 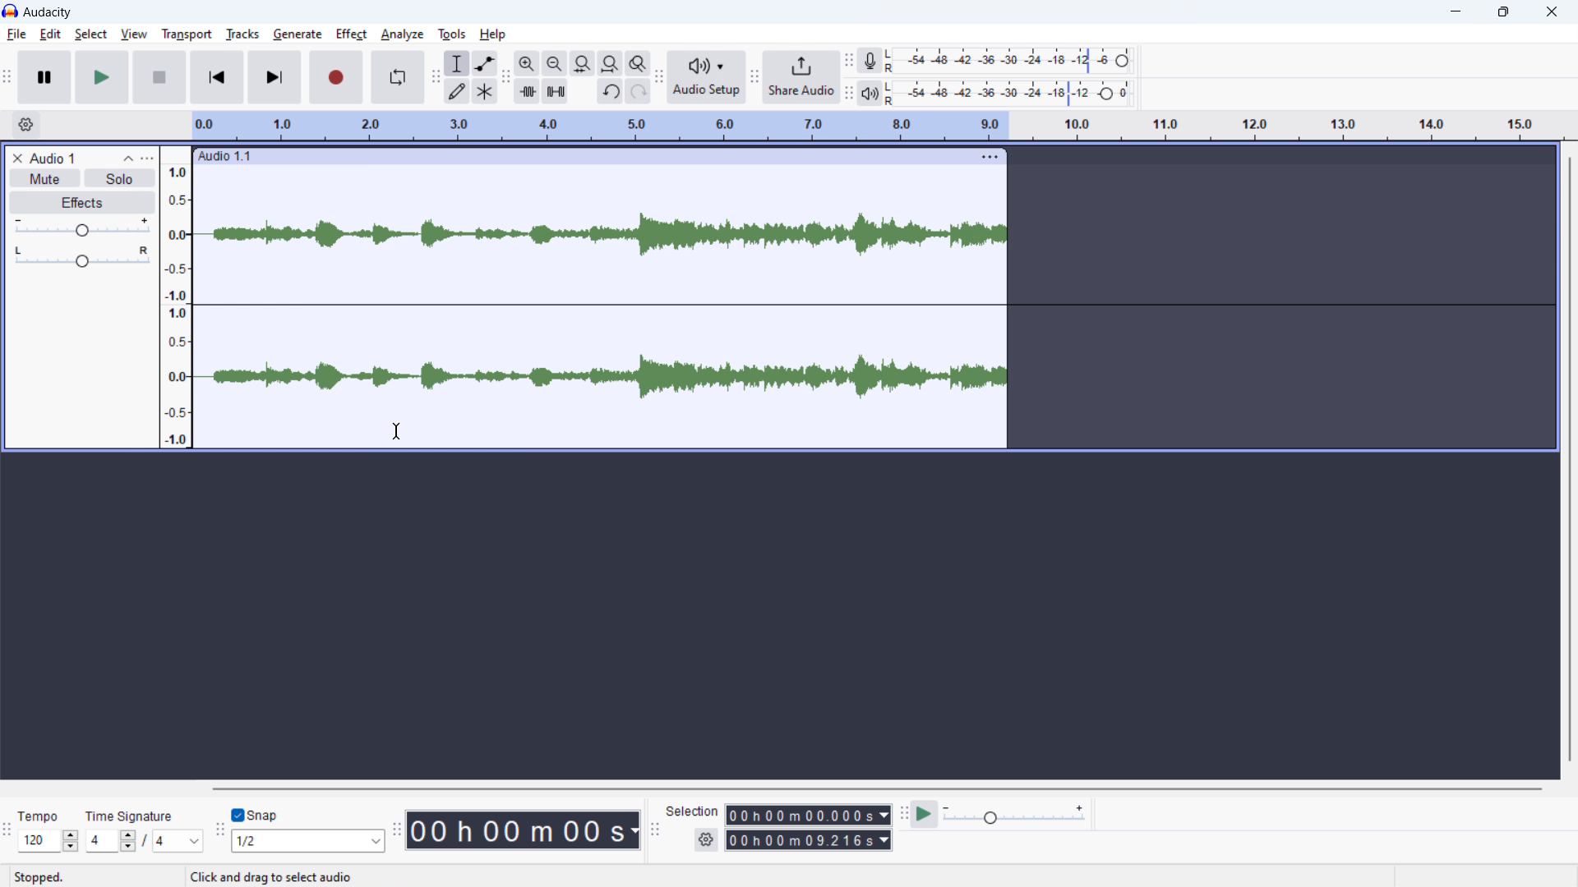 I want to click on effects, so click(x=83, y=202).